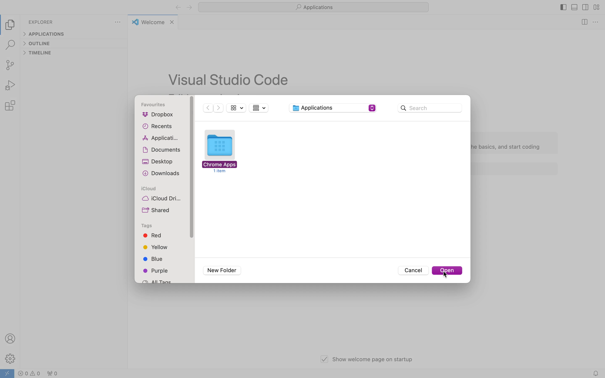 This screenshot has width=605, height=378. What do you see at coordinates (237, 108) in the screenshot?
I see `show sidebar` at bounding box center [237, 108].